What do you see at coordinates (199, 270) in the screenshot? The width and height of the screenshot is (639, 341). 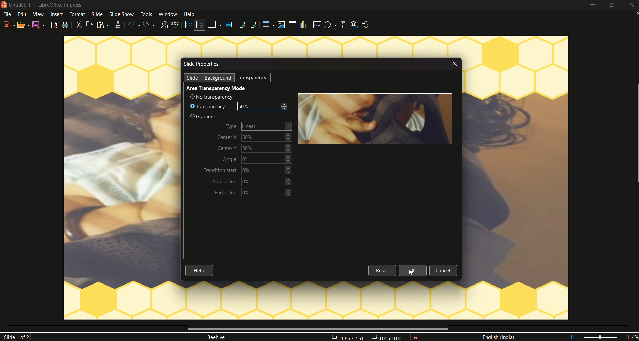 I see `help` at bounding box center [199, 270].